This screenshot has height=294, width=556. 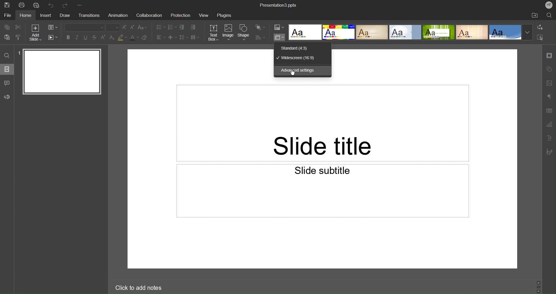 I want to click on Change Slide Layout, so click(x=53, y=27).